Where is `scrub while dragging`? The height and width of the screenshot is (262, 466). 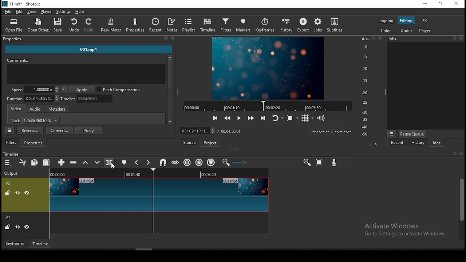
scrub while dragging is located at coordinates (176, 162).